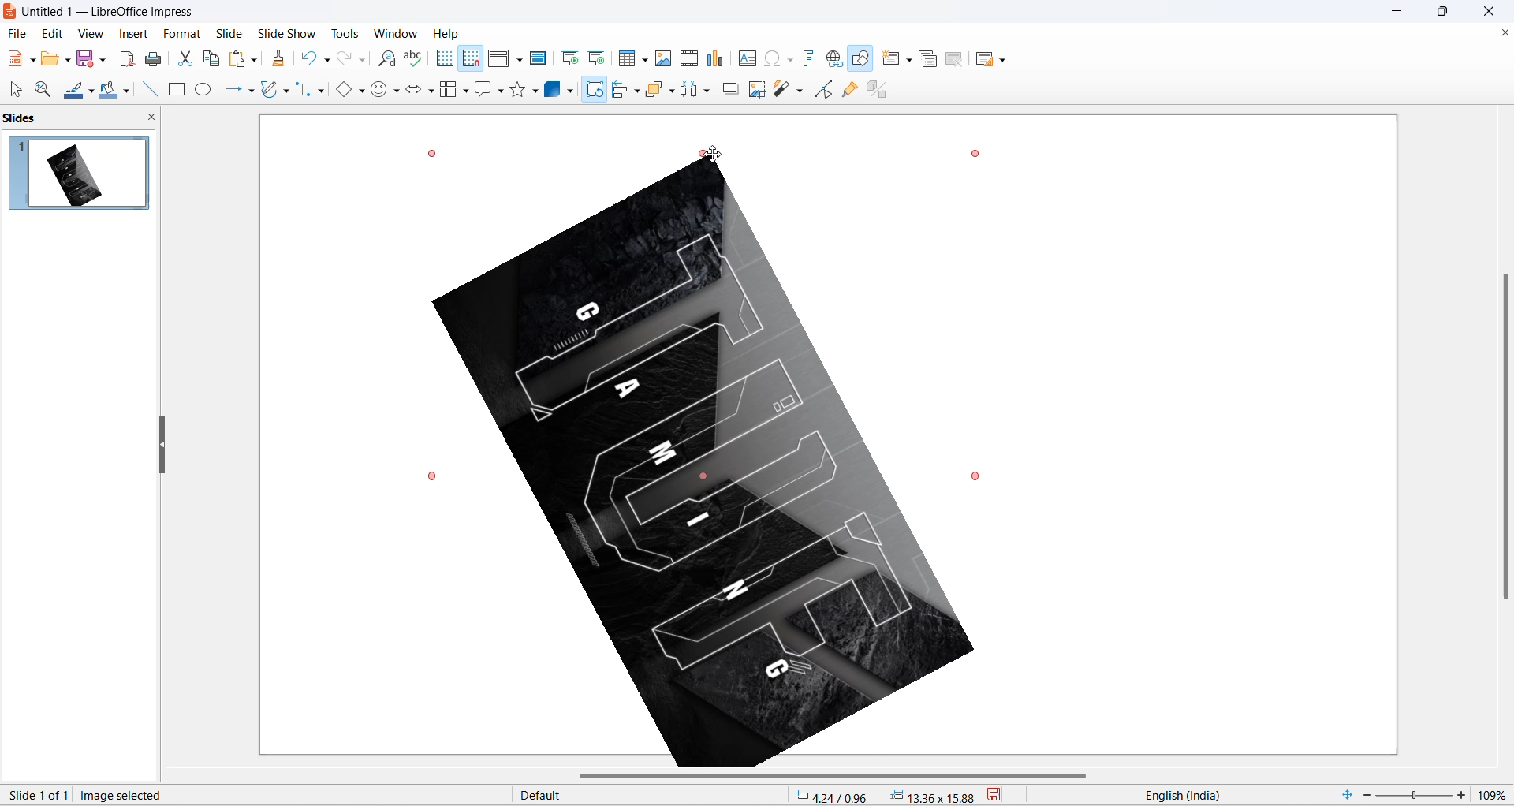 This screenshot has width=1514, height=806. Describe the element at coordinates (572, 58) in the screenshot. I see `start at first slide` at that location.